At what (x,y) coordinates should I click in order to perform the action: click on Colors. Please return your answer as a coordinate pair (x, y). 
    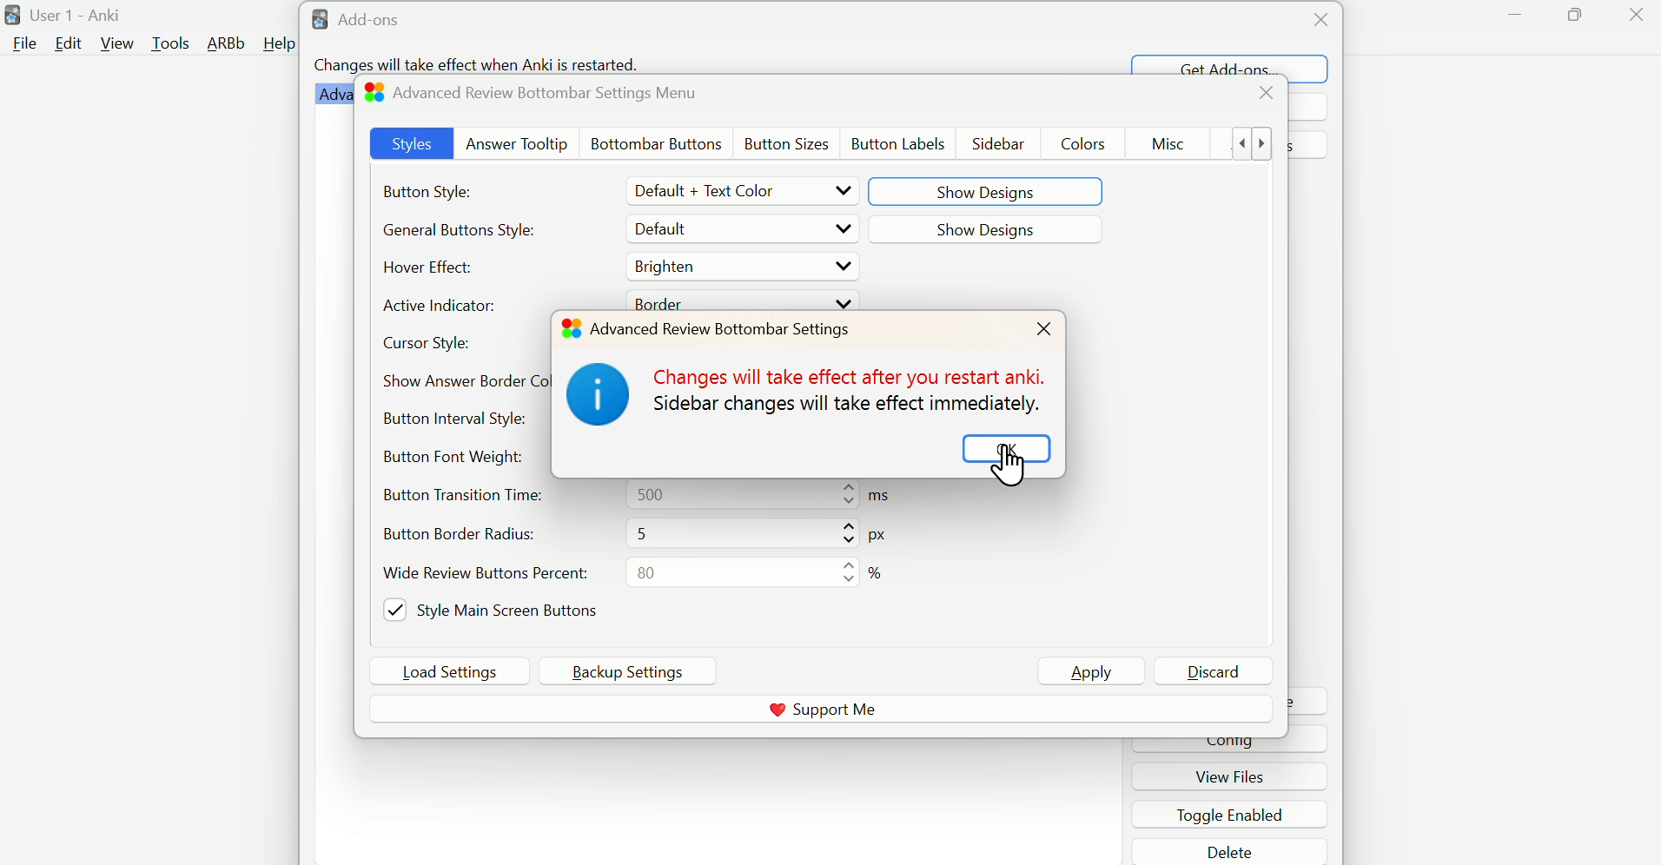
    Looking at the image, I should click on (1076, 146).